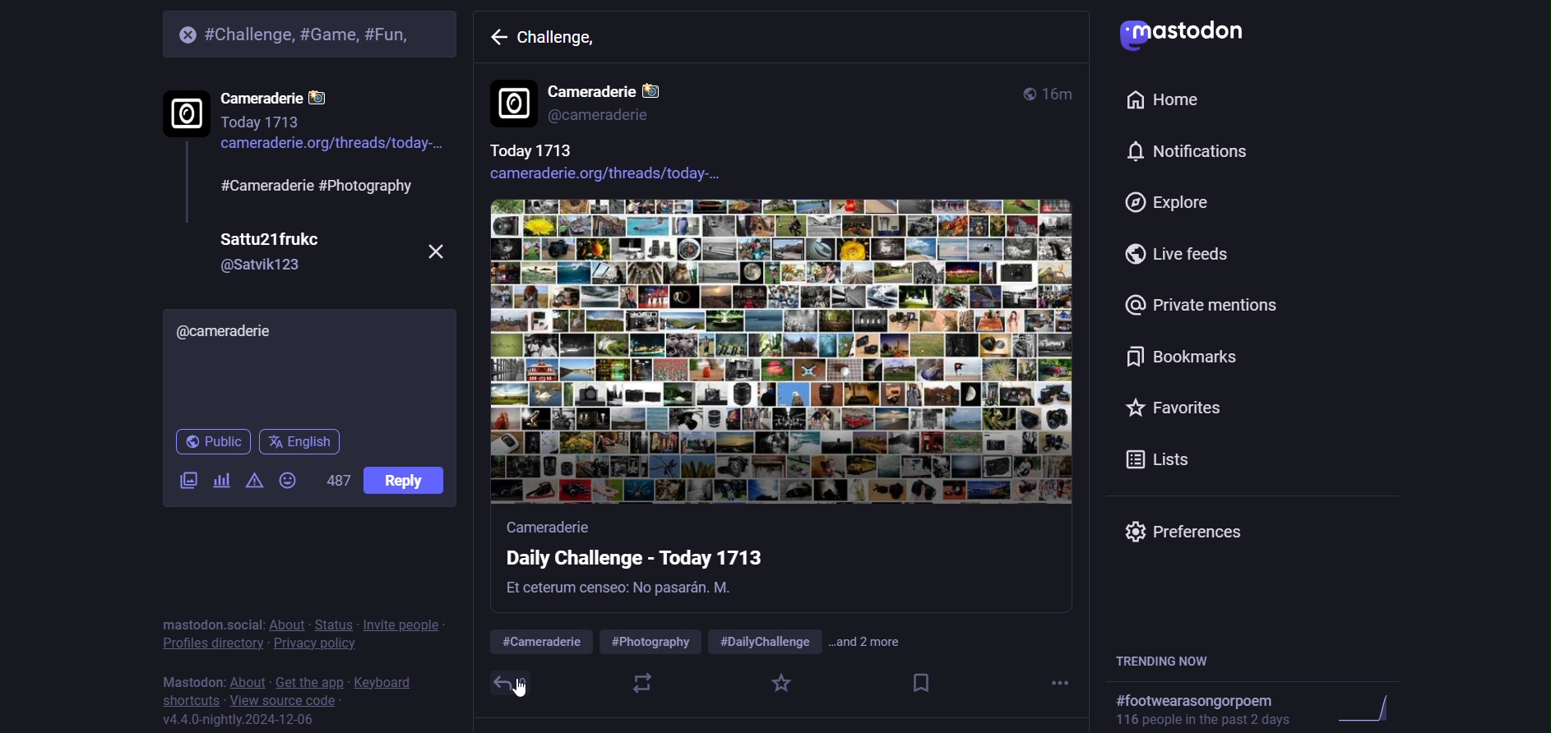  What do you see at coordinates (252, 478) in the screenshot?
I see `content warning` at bounding box center [252, 478].